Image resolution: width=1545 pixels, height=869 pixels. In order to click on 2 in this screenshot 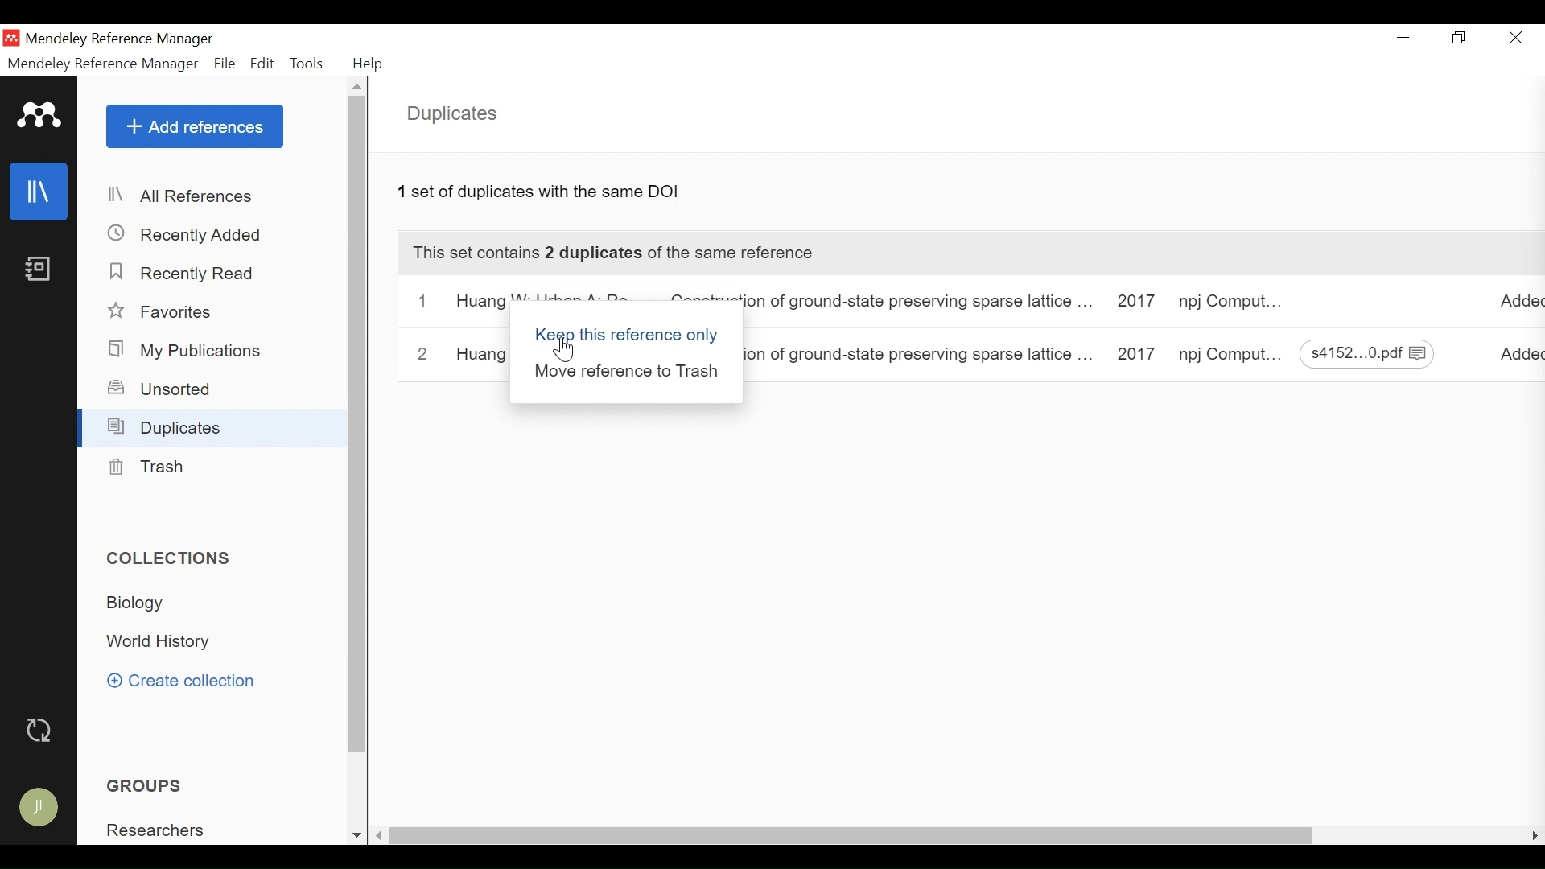, I will do `click(422, 354)`.